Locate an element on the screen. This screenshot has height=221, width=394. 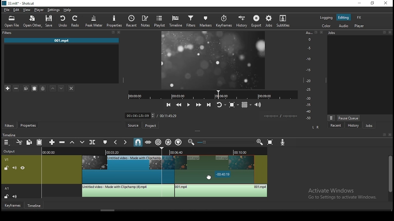
(un)lock is located at coordinates (7, 196).